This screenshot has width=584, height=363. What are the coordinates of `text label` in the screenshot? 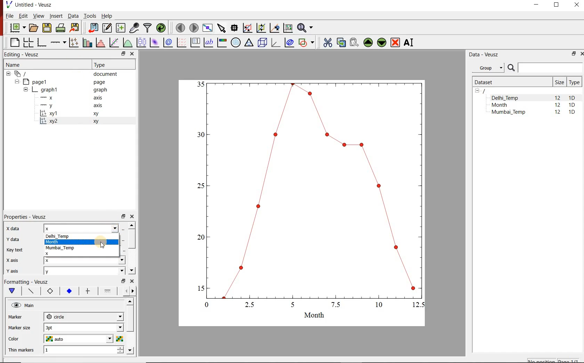 It's located at (208, 42).